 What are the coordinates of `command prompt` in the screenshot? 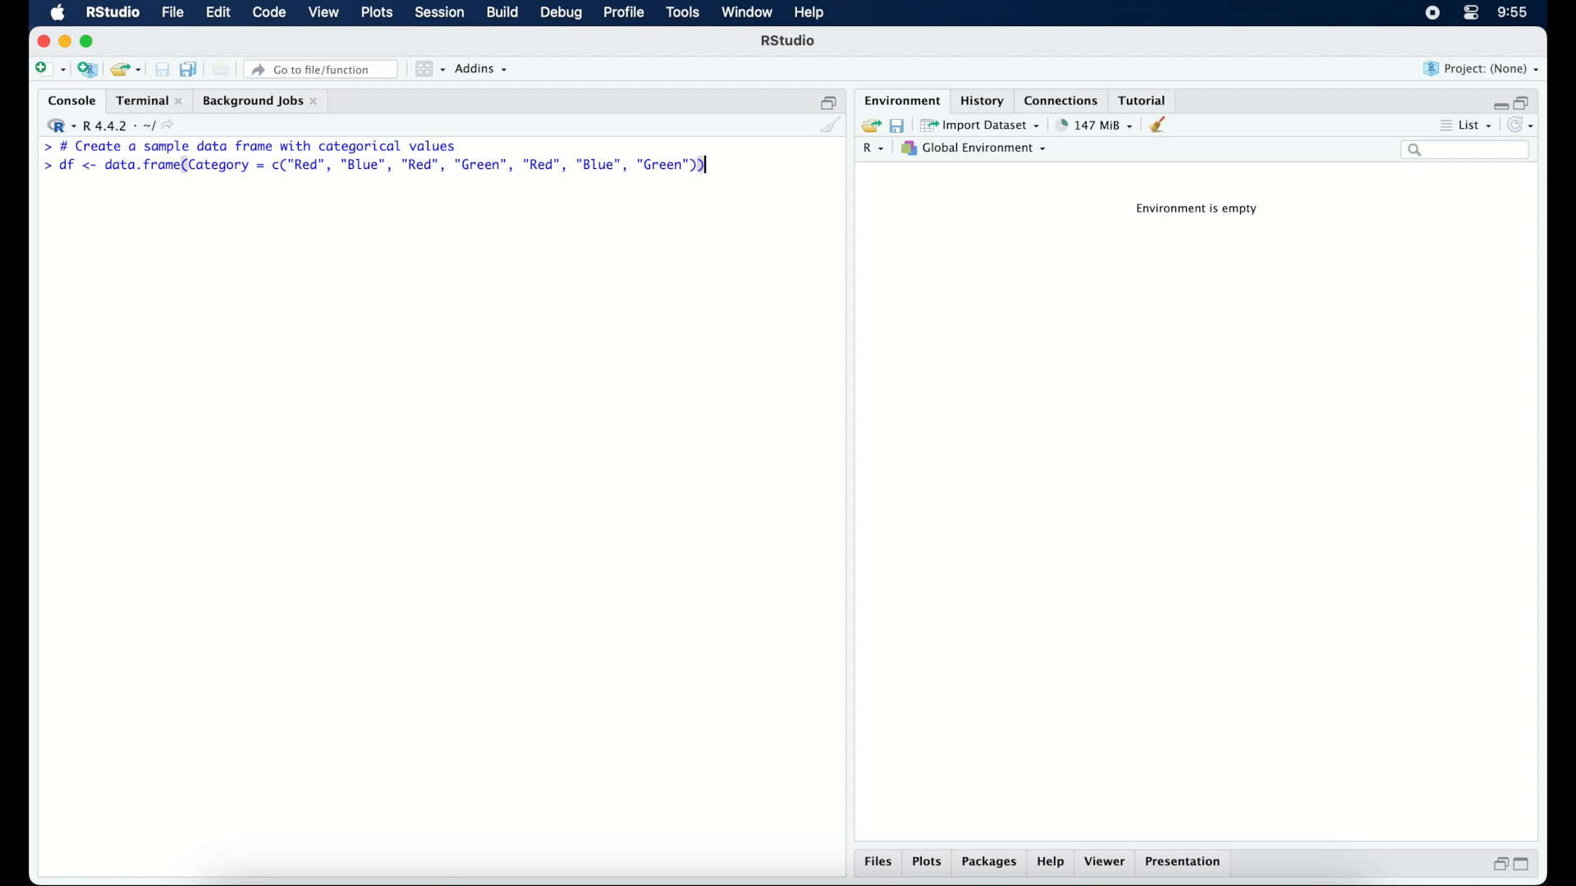 It's located at (41, 146).